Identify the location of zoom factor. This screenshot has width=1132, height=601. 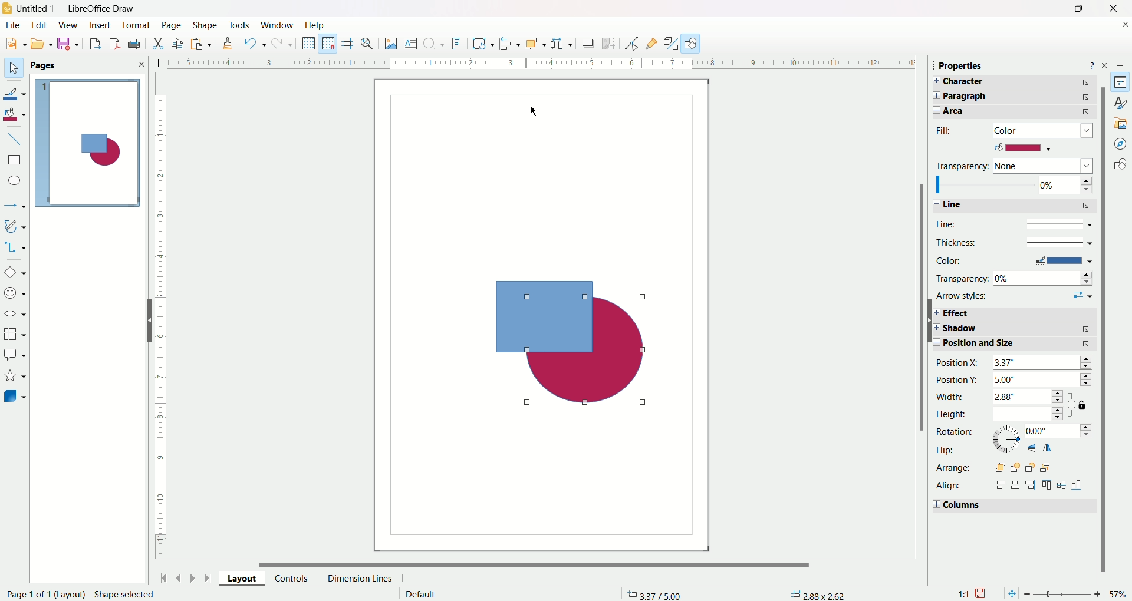
(1077, 595).